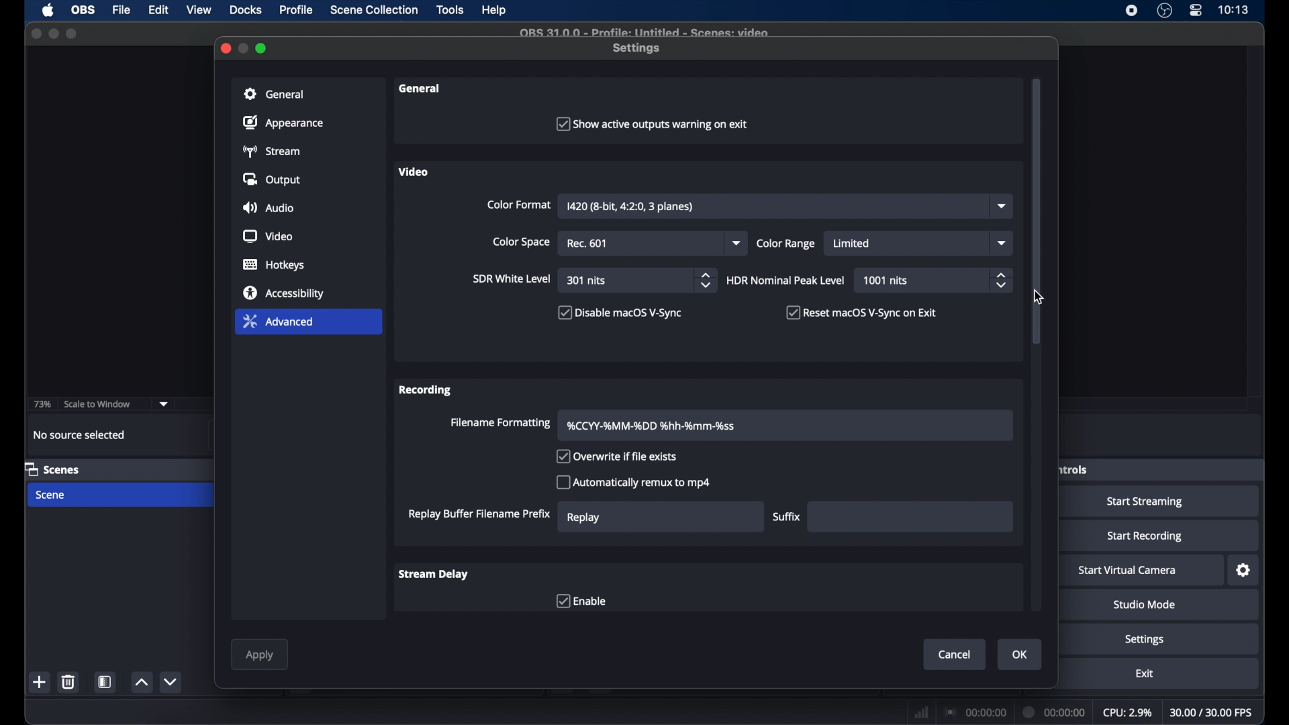 Image resolution: width=1289 pixels, height=725 pixels. Describe the element at coordinates (633, 482) in the screenshot. I see `checkbox` at that location.